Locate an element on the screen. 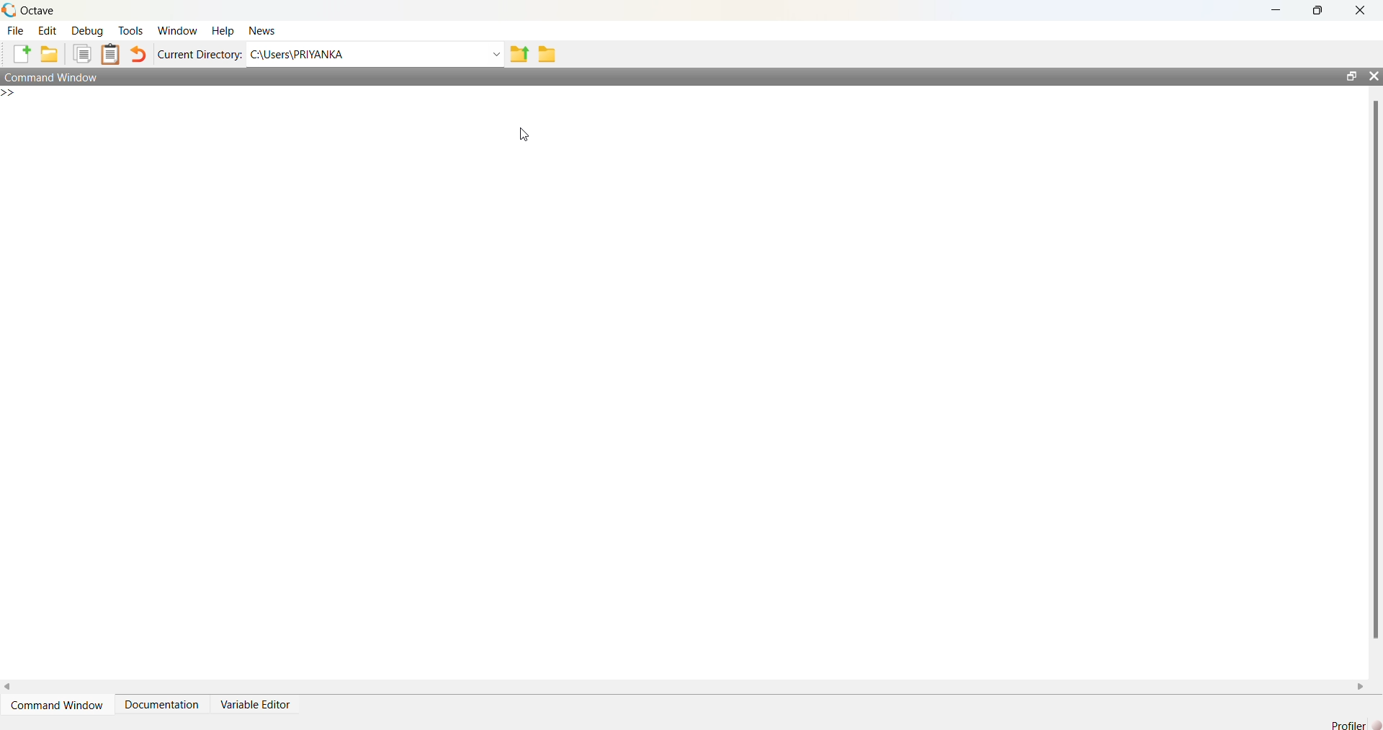  Copy is located at coordinates (81, 54).